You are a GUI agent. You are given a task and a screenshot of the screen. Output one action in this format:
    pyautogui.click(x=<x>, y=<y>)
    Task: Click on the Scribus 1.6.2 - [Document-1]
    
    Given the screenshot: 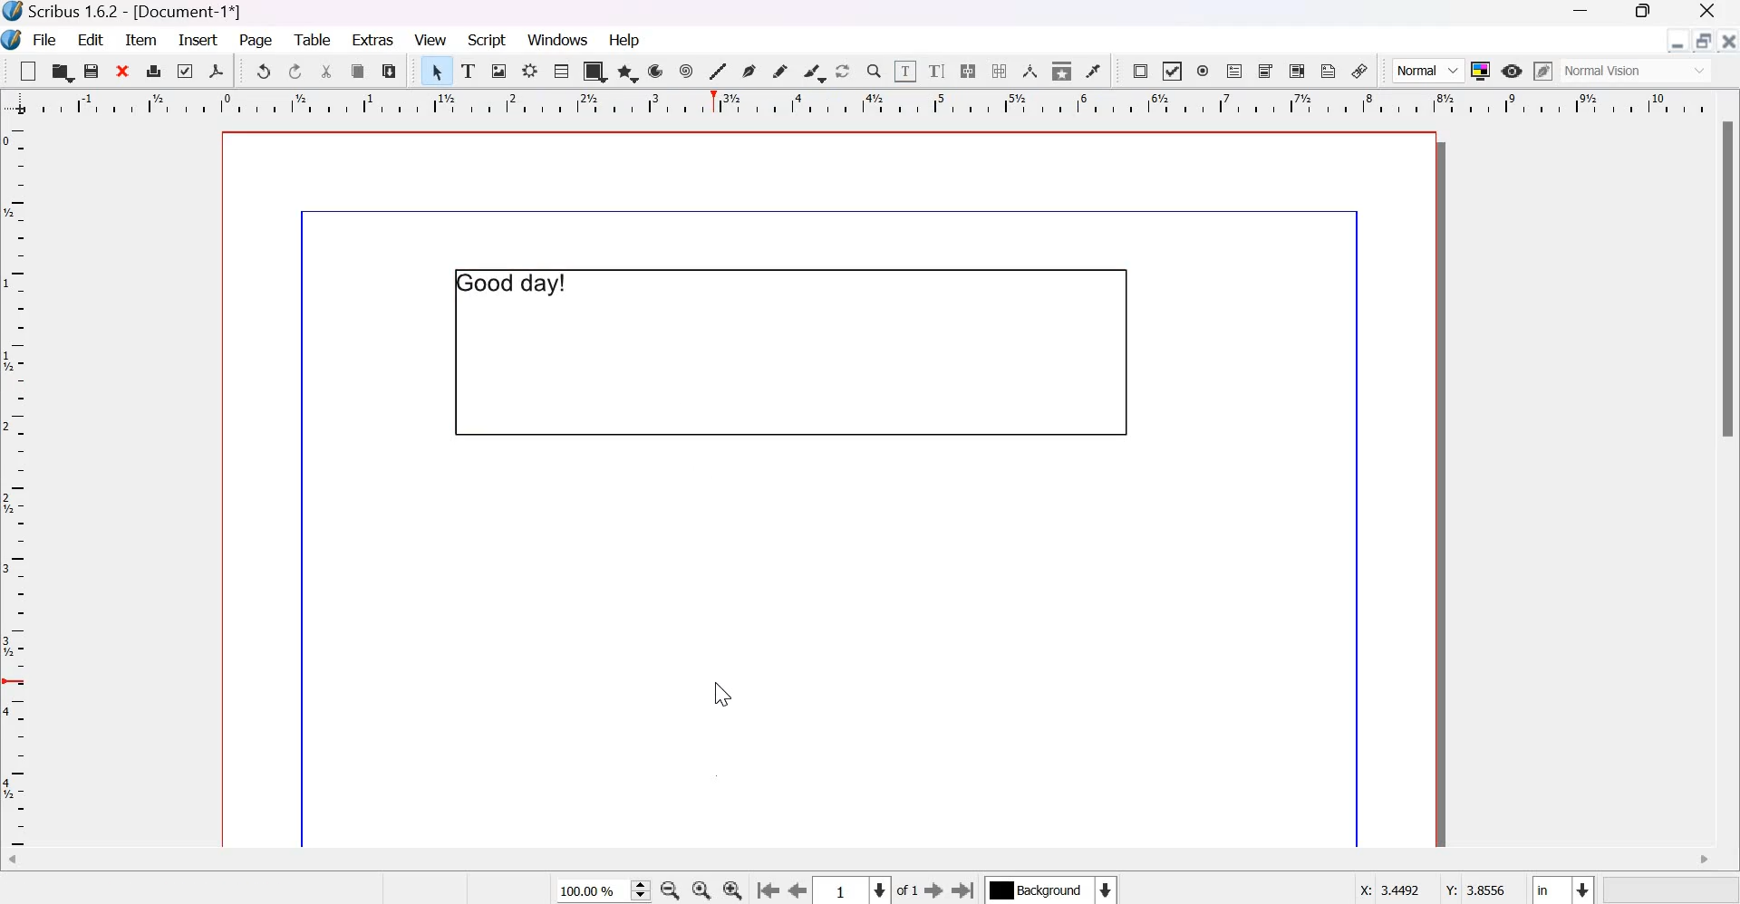 What is the action you would take?
    pyautogui.click(x=127, y=13)
    